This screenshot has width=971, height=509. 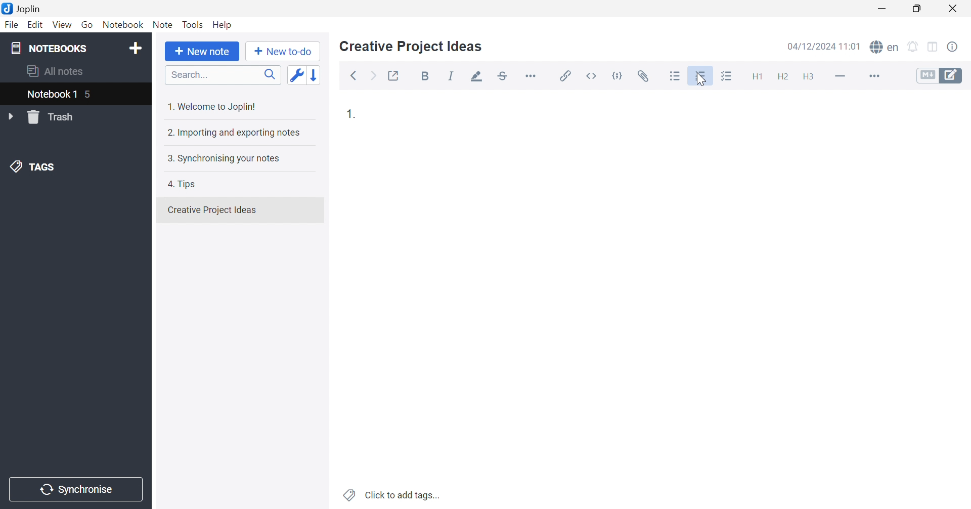 I want to click on Creative Projects Ideas, so click(x=212, y=210).